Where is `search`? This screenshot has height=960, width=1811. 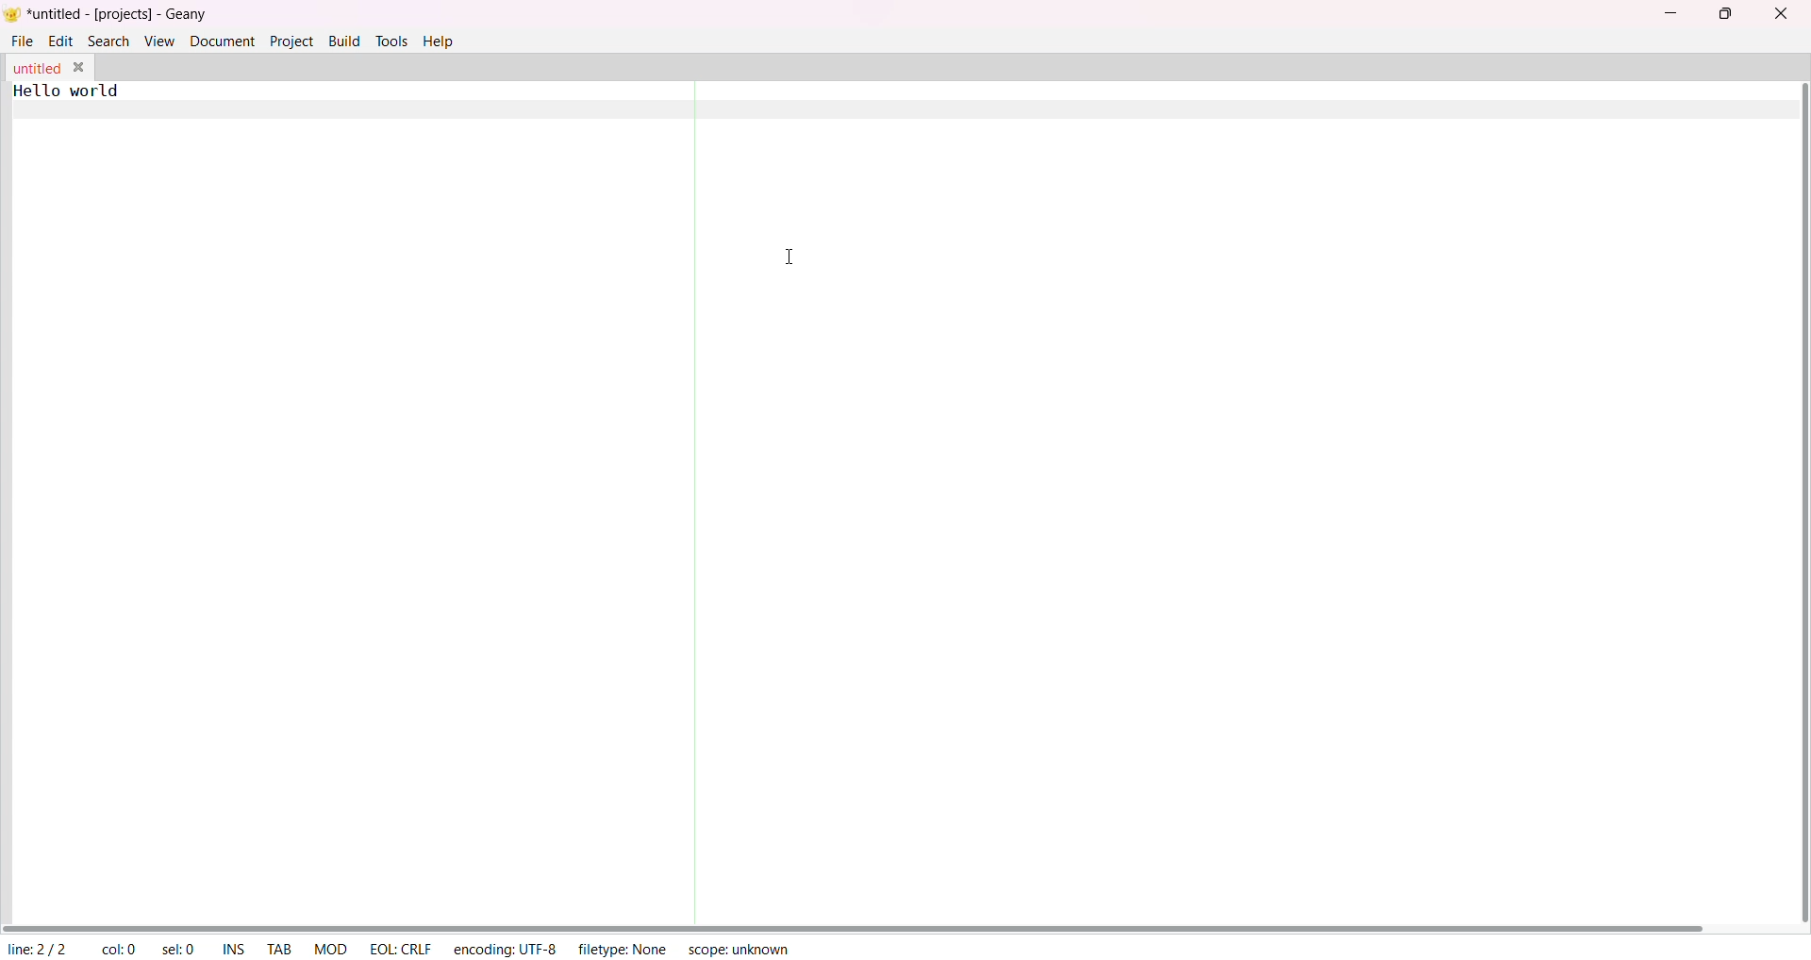
search is located at coordinates (109, 40).